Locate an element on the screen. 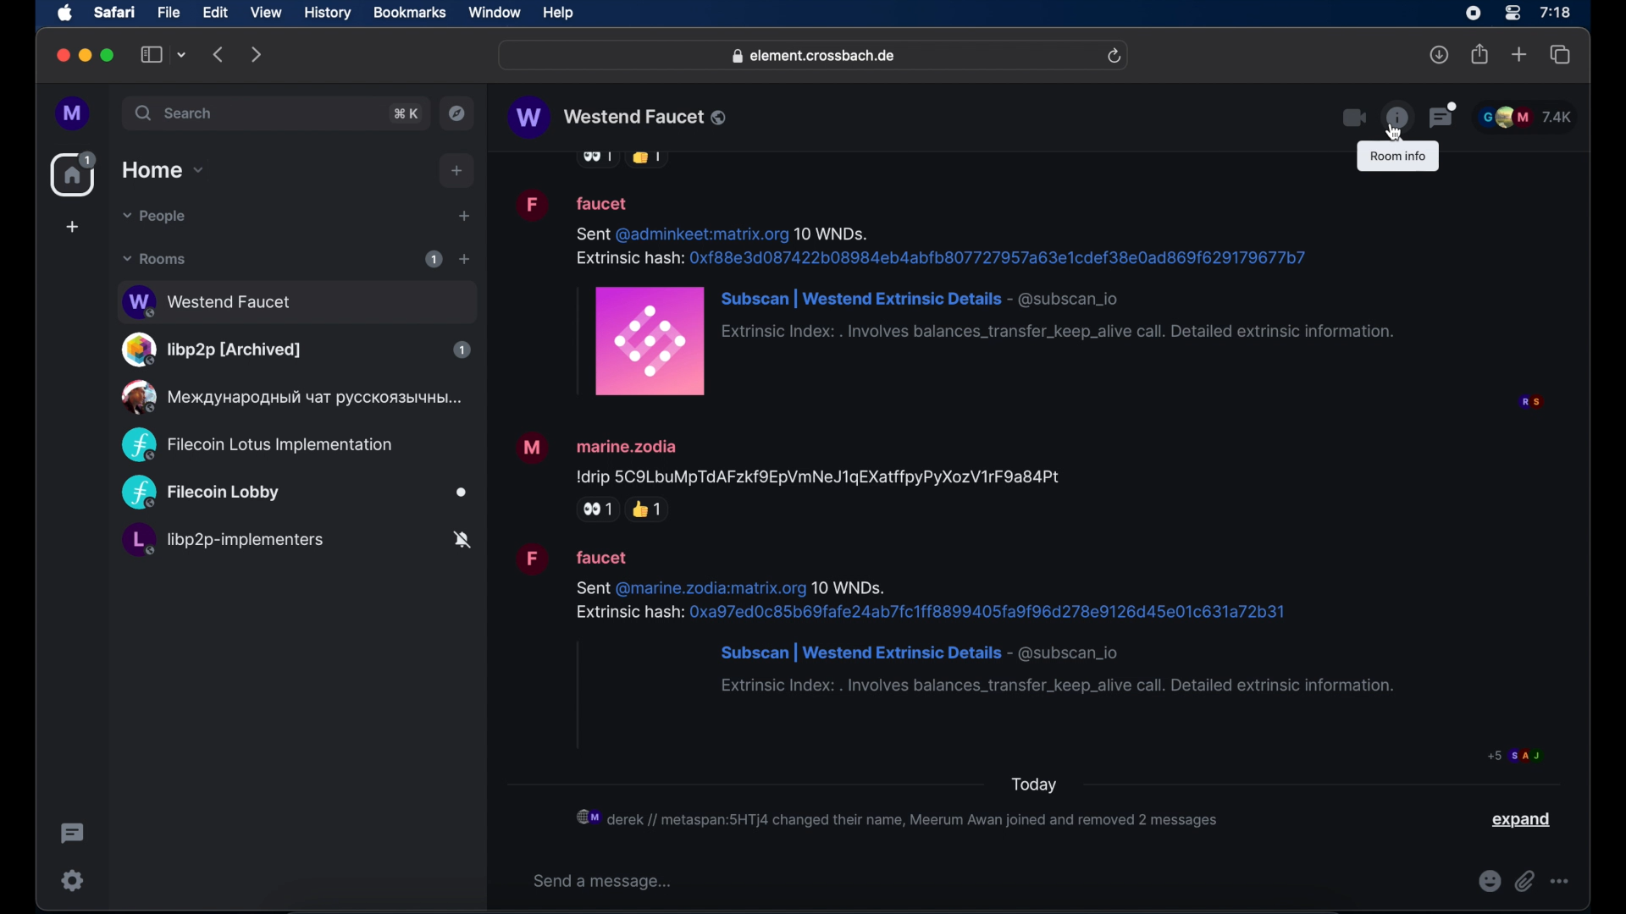 This screenshot has height=914, width=1626. file is located at coordinates (169, 13).